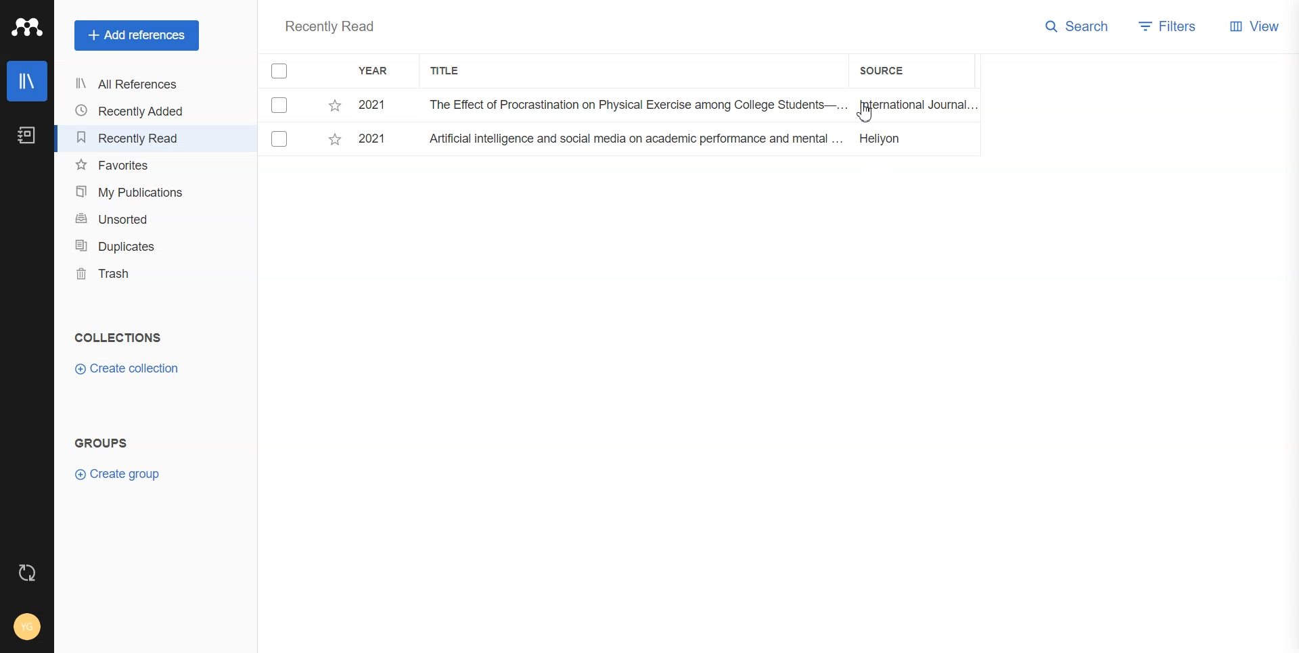 The image size is (1299, 653). I want to click on Starred, so click(334, 105).